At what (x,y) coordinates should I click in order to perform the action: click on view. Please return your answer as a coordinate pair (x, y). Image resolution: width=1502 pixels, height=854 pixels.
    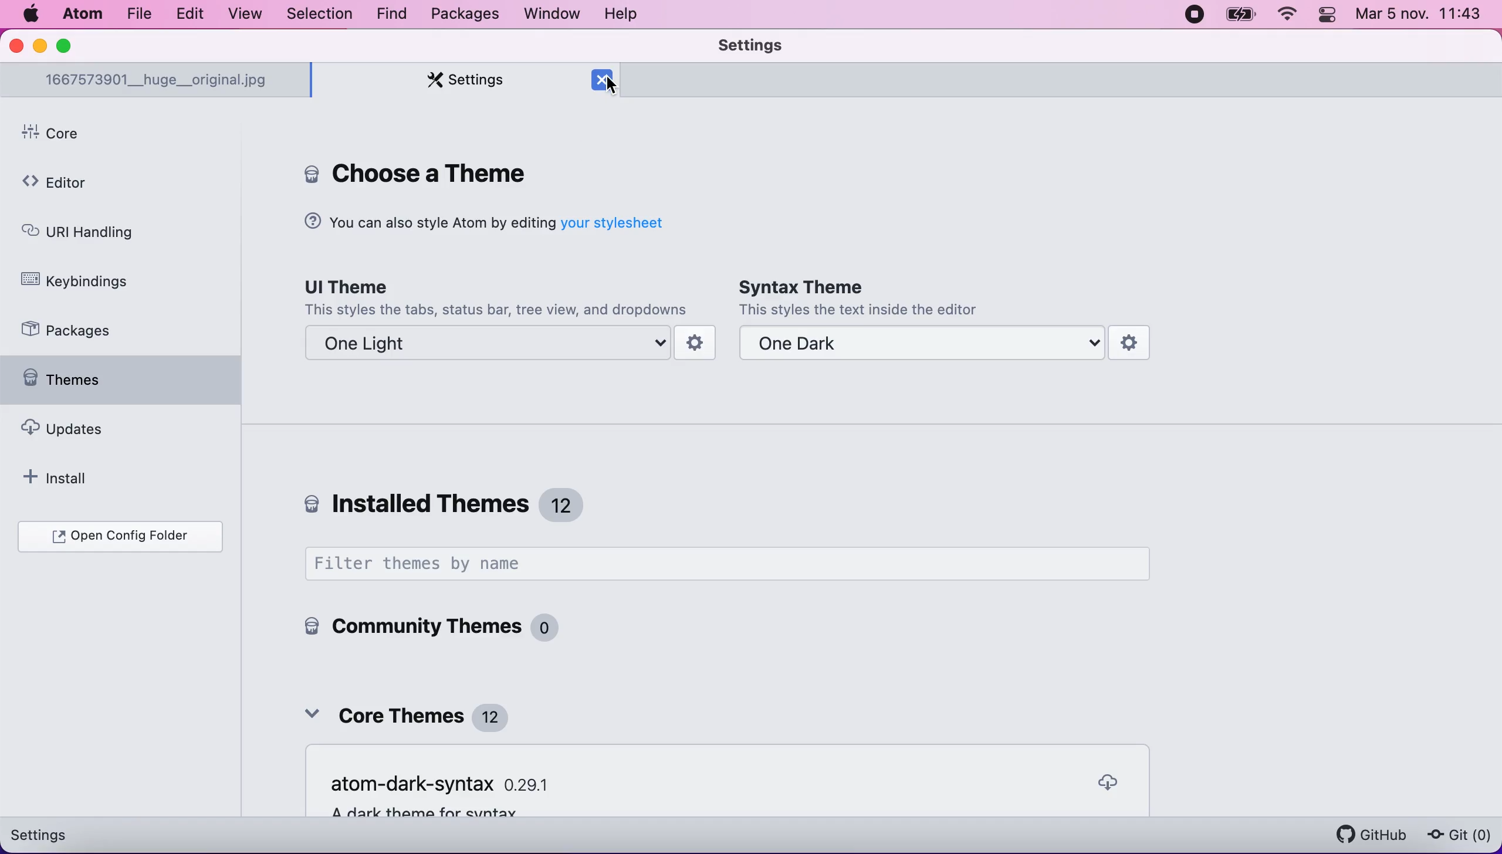
    Looking at the image, I should click on (242, 15).